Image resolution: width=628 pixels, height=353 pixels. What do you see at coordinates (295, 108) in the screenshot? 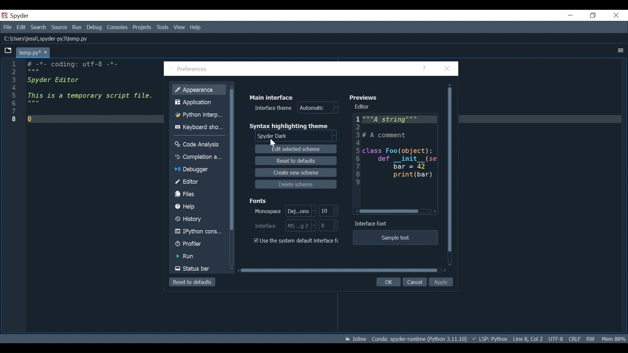
I see `Interface theme` at bounding box center [295, 108].